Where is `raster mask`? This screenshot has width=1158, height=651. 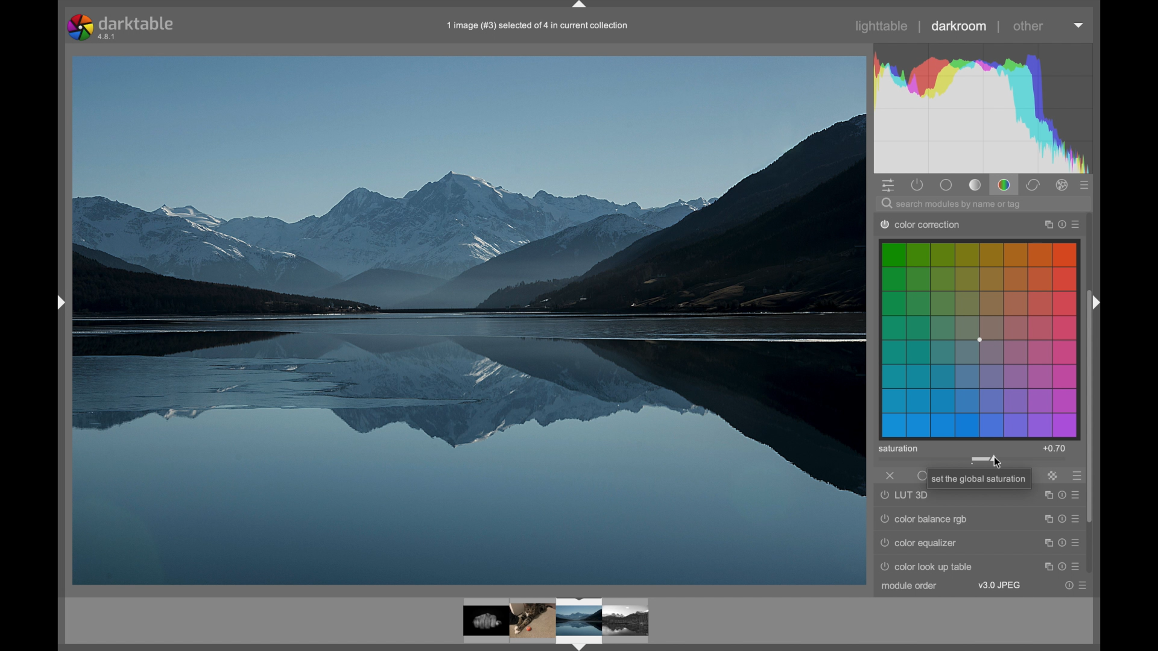 raster mask is located at coordinates (1053, 476).